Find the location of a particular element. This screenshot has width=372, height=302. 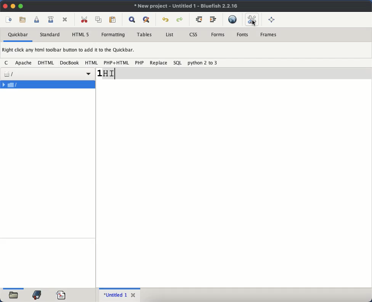

cut is located at coordinates (66, 20).